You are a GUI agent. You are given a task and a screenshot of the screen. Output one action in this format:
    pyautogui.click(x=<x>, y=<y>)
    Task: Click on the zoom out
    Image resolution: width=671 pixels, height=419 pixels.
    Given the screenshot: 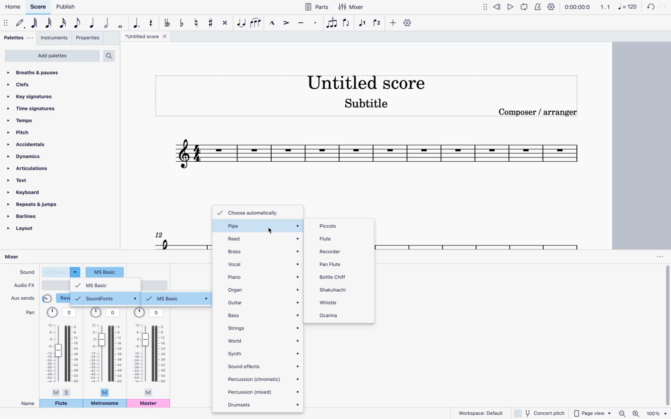 What is the action you would take?
    pyautogui.click(x=623, y=413)
    